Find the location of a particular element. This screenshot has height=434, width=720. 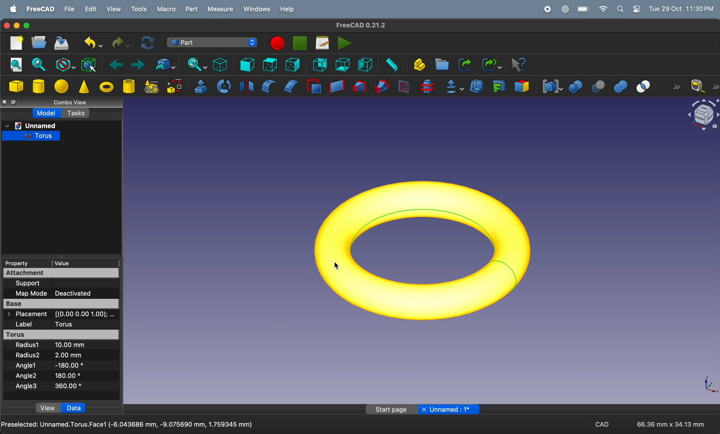

cone is located at coordinates (84, 87).